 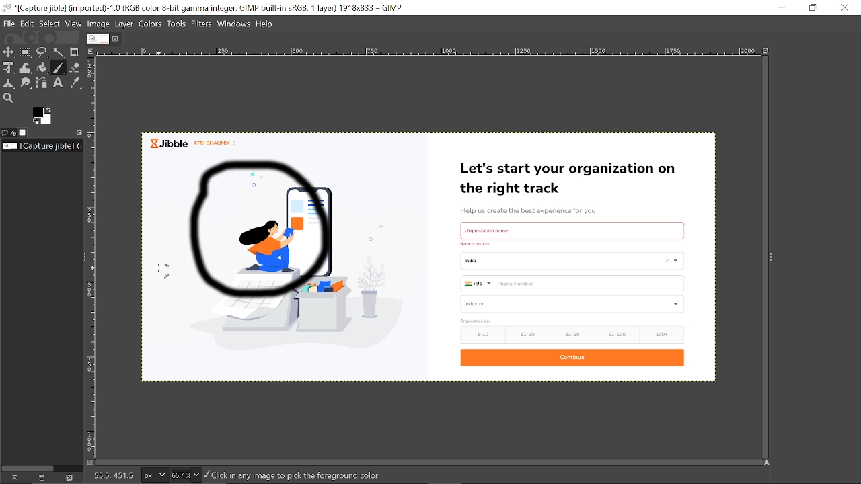 What do you see at coordinates (9, 52) in the screenshot?
I see `Move tool` at bounding box center [9, 52].